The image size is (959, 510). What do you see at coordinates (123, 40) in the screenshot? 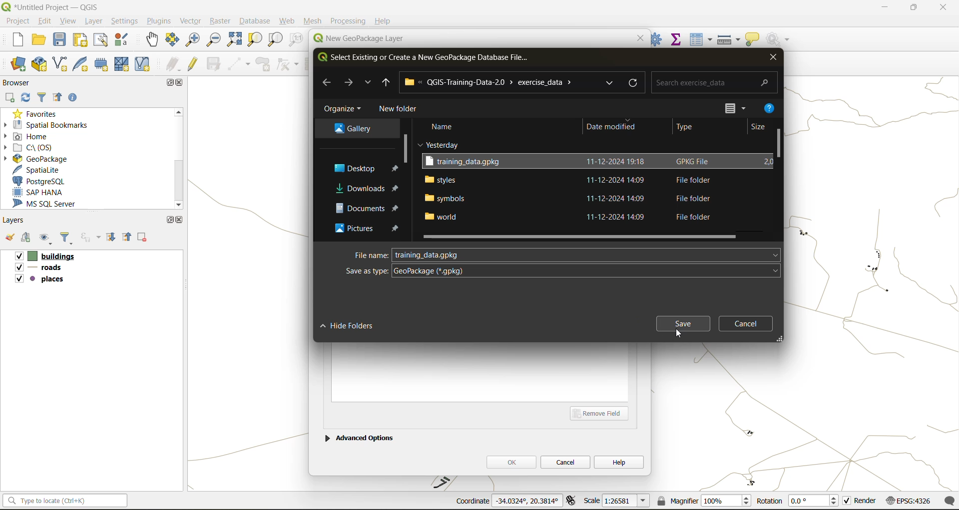
I see `style manager` at bounding box center [123, 40].